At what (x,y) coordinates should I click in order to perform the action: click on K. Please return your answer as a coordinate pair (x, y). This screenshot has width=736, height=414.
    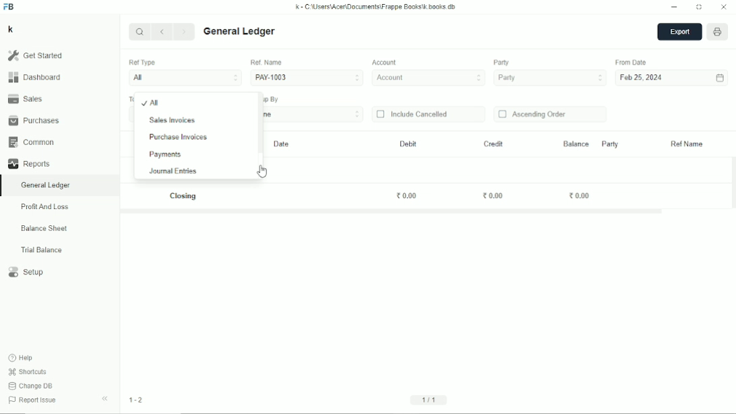
    Looking at the image, I should click on (11, 29).